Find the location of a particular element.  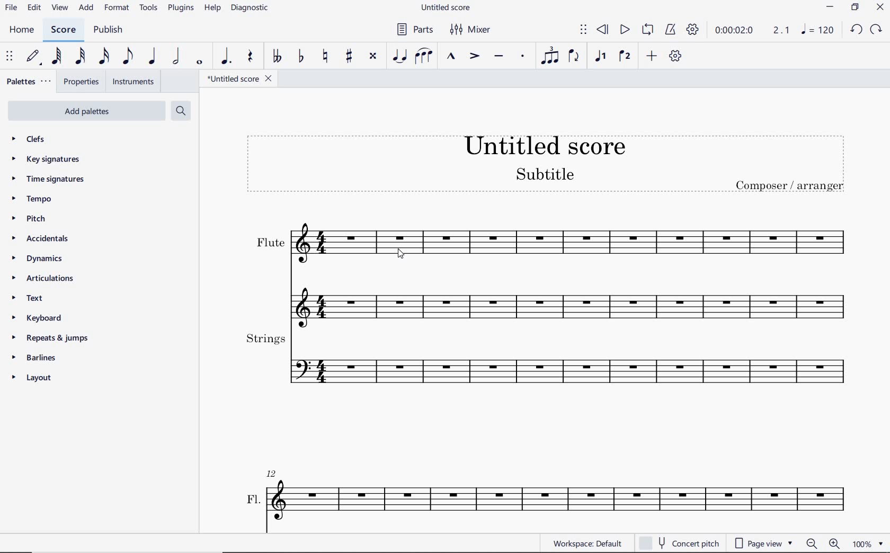

VOICE 2 is located at coordinates (624, 57).